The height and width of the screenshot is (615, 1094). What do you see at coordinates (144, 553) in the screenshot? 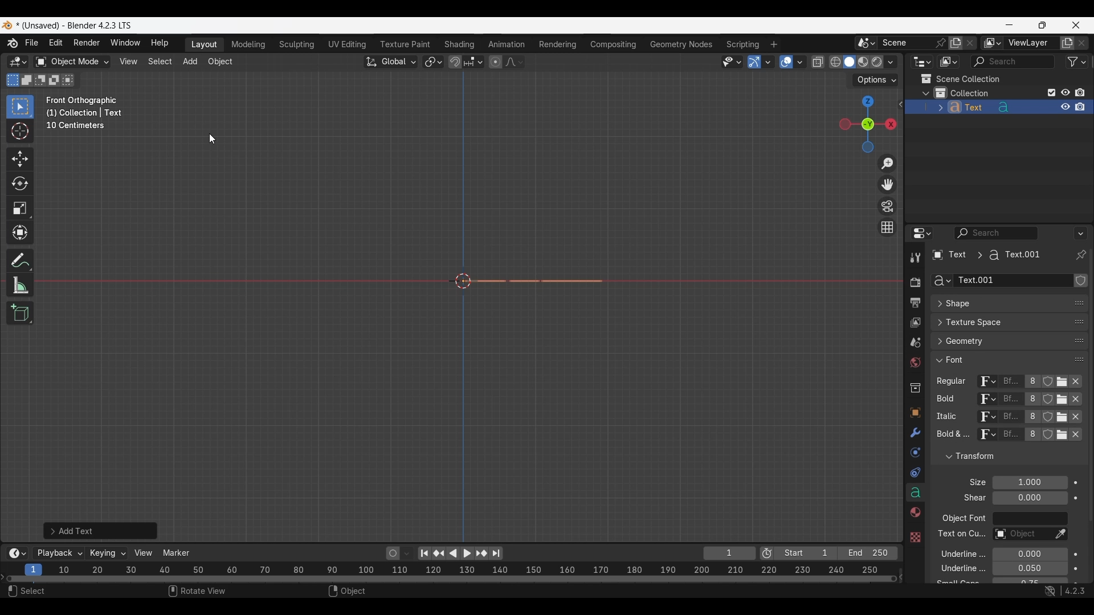
I see `View` at bounding box center [144, 553].